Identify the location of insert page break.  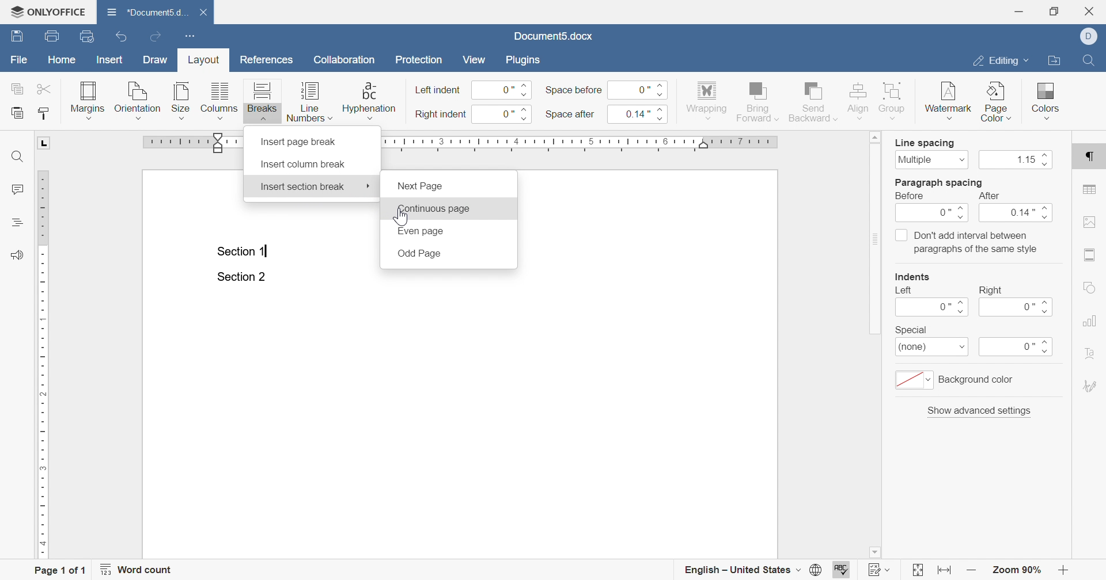
(301, 142).